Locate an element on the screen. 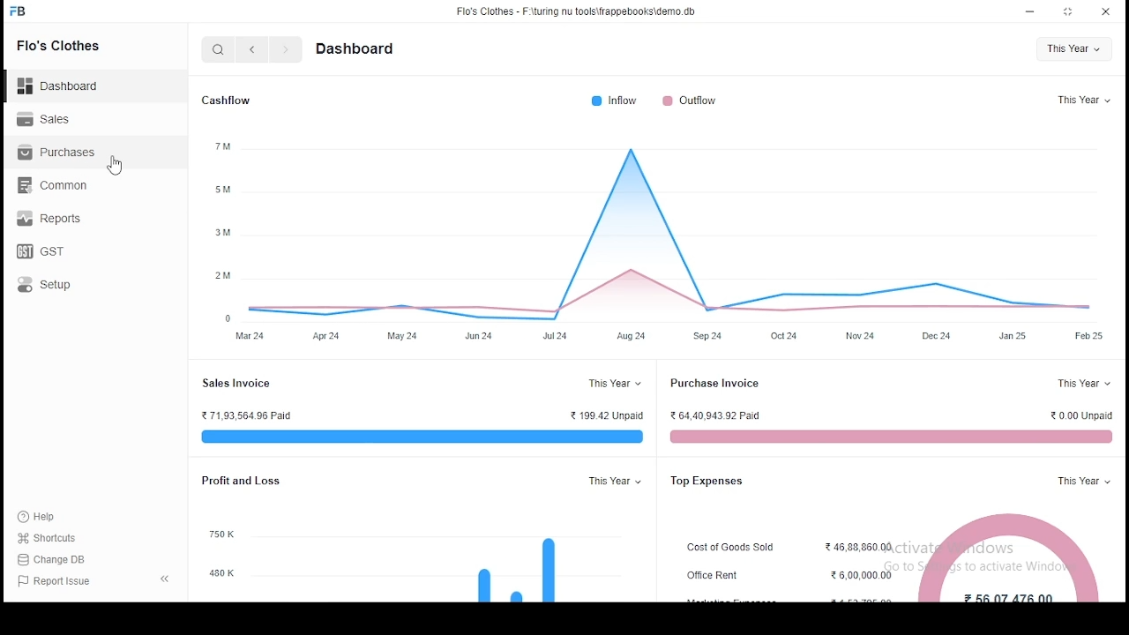 Image resolution: width=1129 pixels, height=635 pixels. 199.42 unpaid is located at coordinates (607, 415).